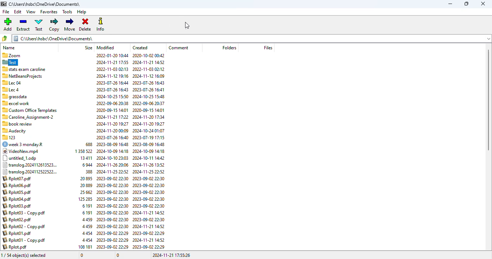  I want to click on collapse, so click(487, 39).